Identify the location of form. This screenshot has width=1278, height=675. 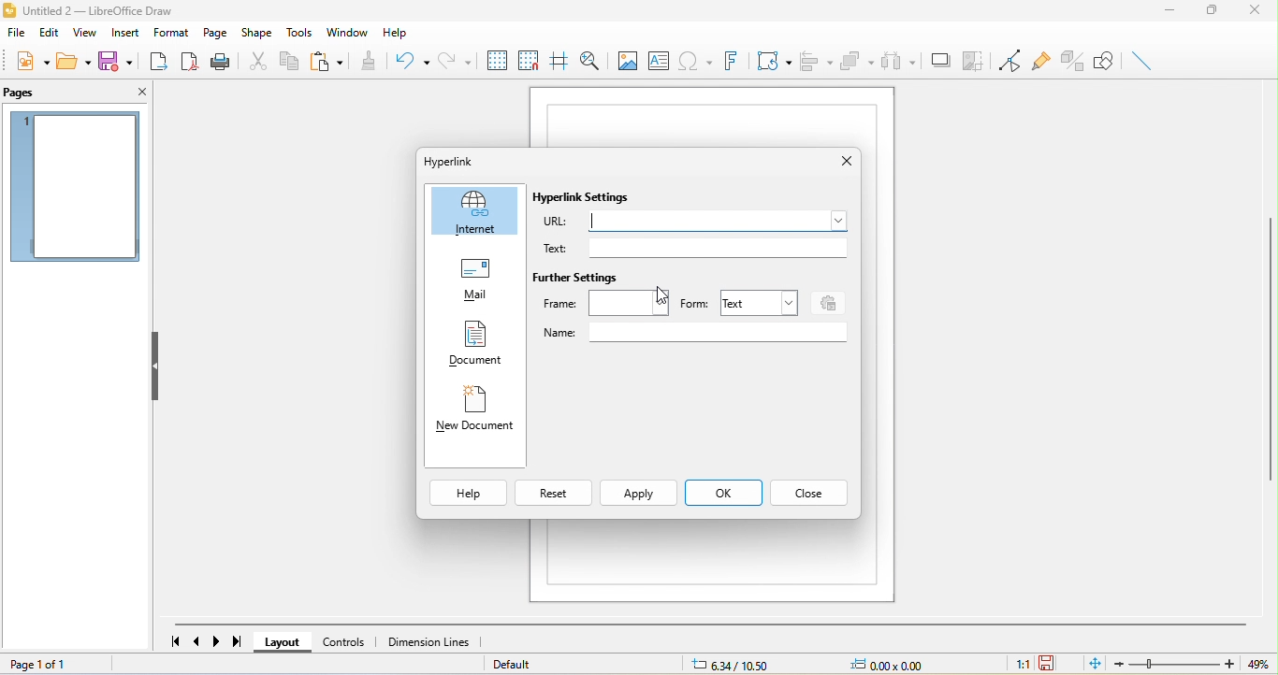
(694, 303).